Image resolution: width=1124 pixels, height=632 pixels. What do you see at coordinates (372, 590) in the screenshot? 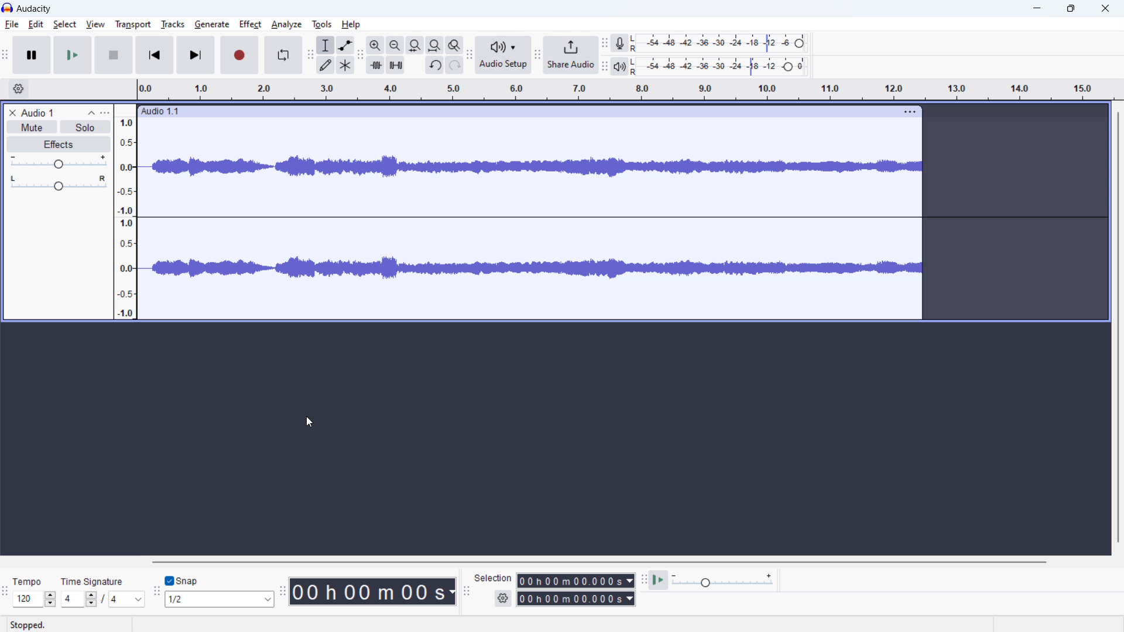
I see `time stamp` at bounding box center [372, 590].